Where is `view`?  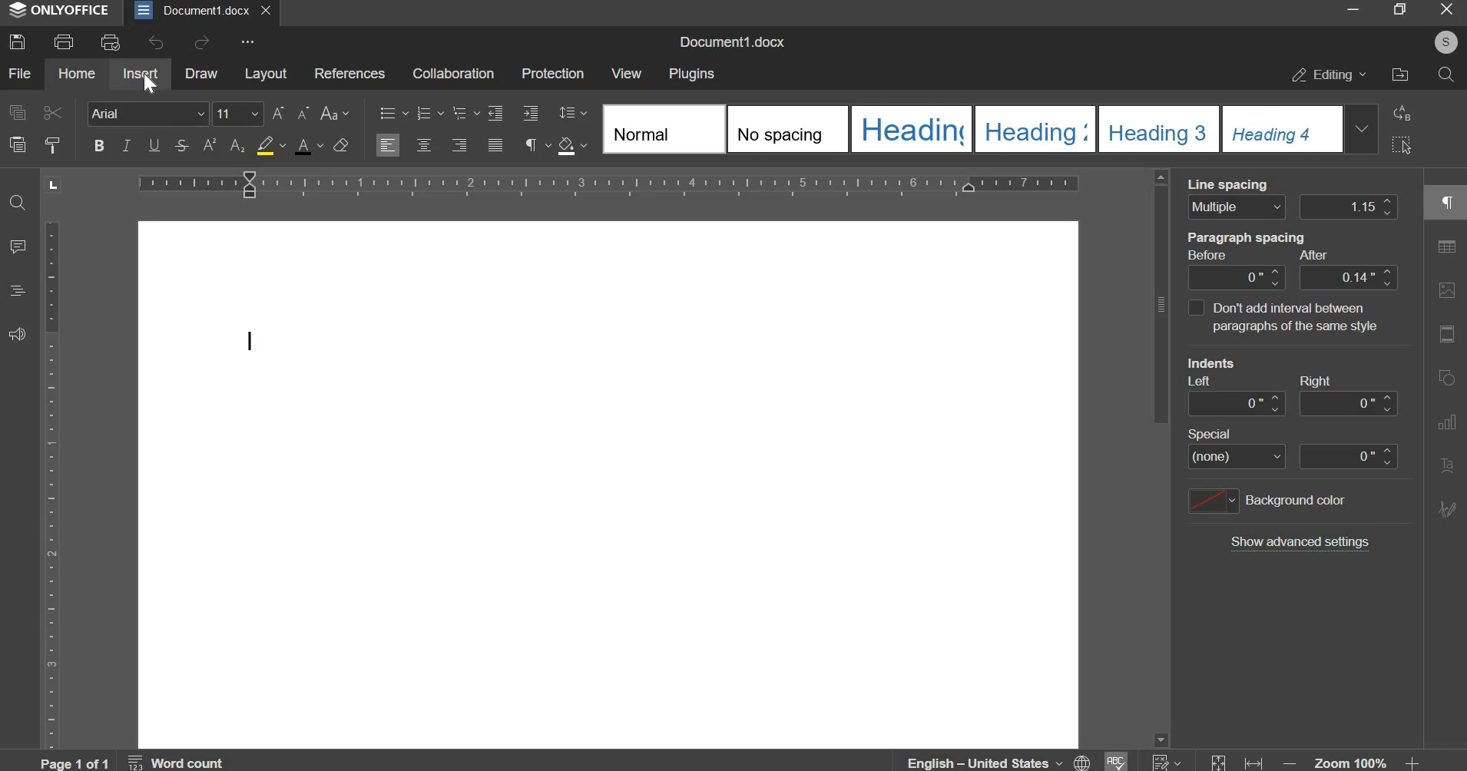
view is located at coordinates (628, 73).